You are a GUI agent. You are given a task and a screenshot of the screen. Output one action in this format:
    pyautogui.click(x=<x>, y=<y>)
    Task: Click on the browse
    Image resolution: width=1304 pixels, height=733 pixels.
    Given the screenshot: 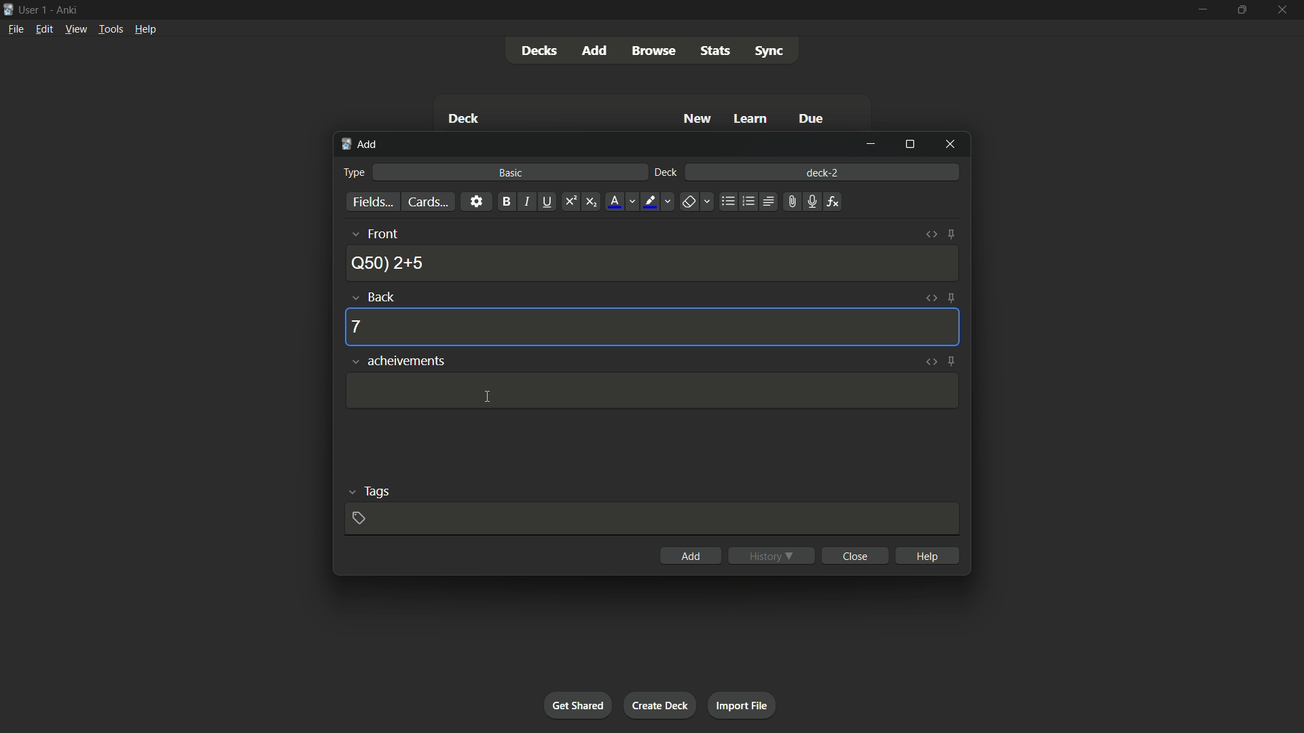 What is the action you would take?
    pyautogui.click(x=651, y=51)
    